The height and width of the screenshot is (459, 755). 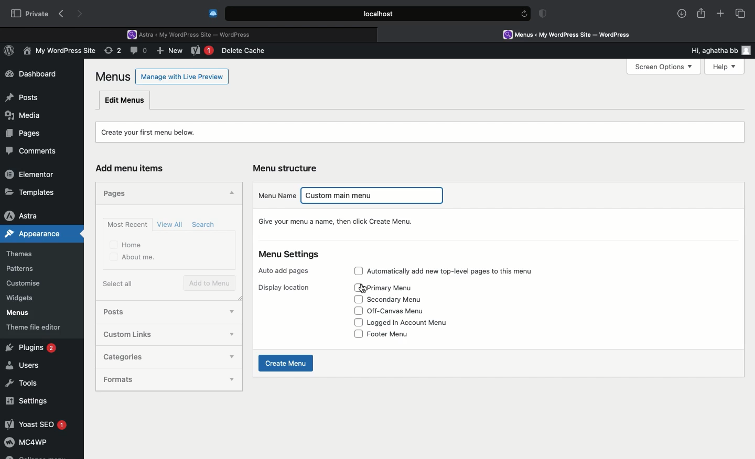 What do you see at coordinates (21, 95) in the screenshot?
I see `Posts` at bounding box center [21, 95].